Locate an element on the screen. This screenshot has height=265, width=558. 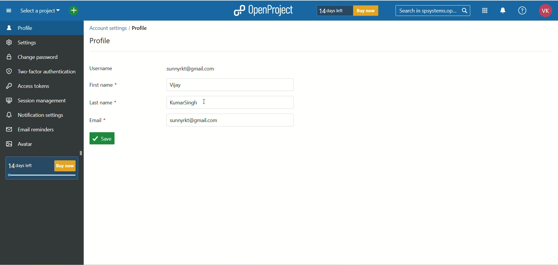
logo is located at coordinates (239, 10).